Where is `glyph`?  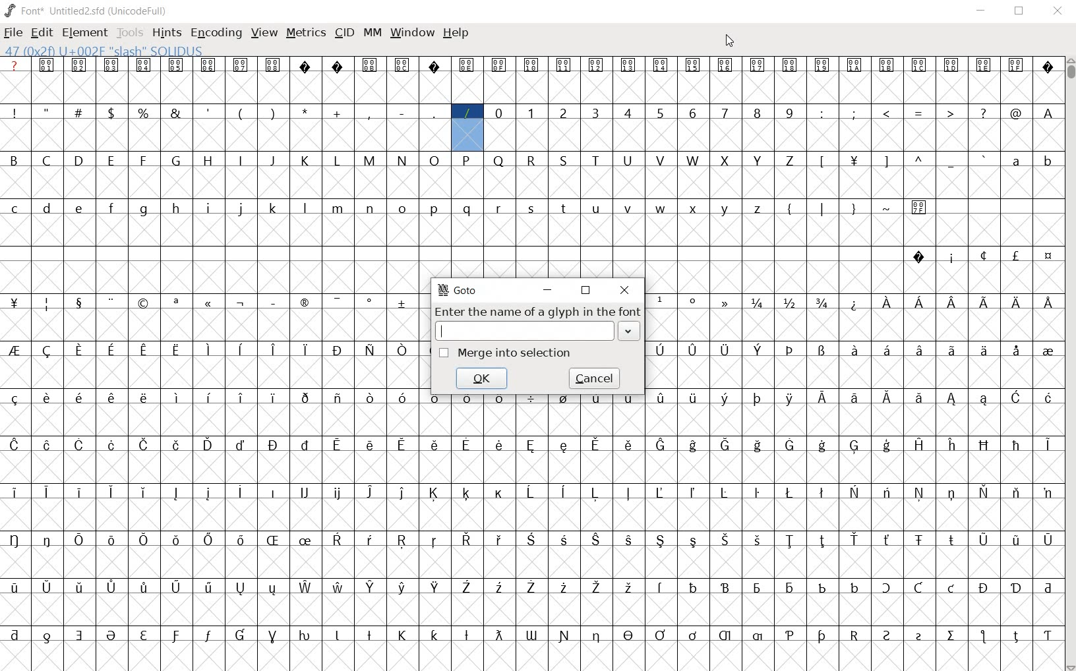 glyph is located at coordinates (467, 539).